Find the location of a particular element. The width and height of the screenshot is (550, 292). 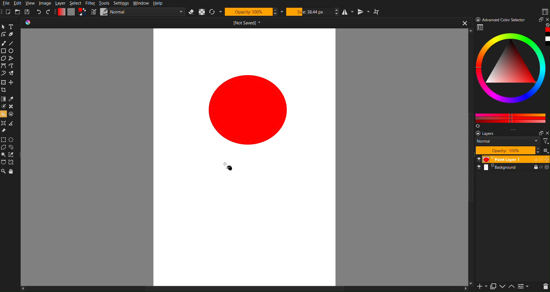

Refresh is located at coordinates (216, 13).